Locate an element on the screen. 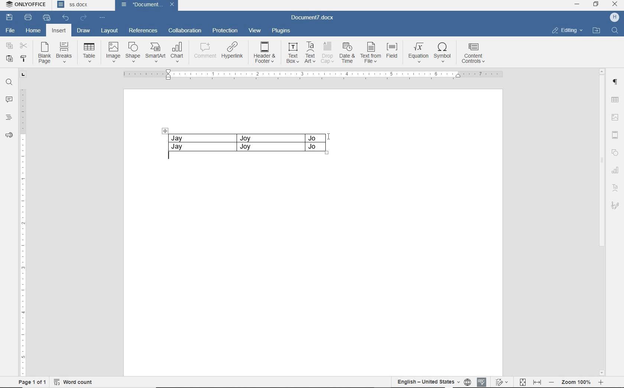 This screenshot has height=388, width=624. SMARTART is located at coordinates (155, 53).